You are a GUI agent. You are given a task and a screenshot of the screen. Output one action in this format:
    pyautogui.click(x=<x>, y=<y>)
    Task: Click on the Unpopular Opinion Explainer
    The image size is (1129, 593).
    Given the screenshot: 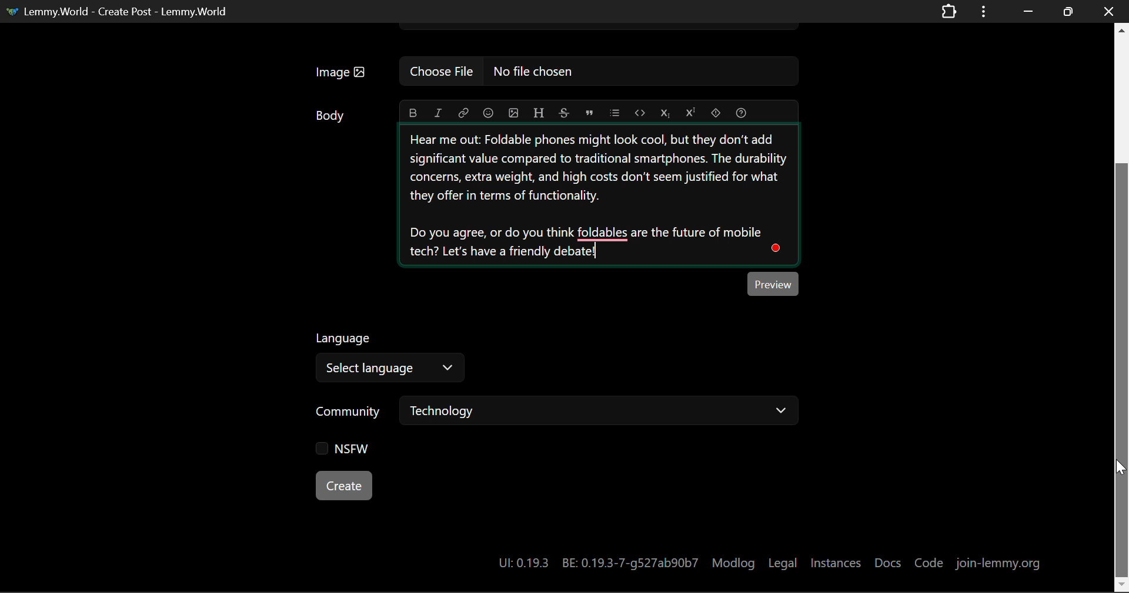 What is the action you would take?
    pyautogui.click(x=600, y=196)
    